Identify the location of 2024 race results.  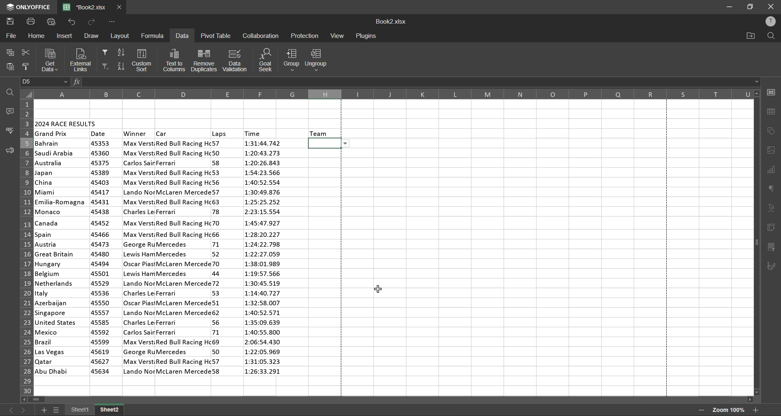
(67, 123).